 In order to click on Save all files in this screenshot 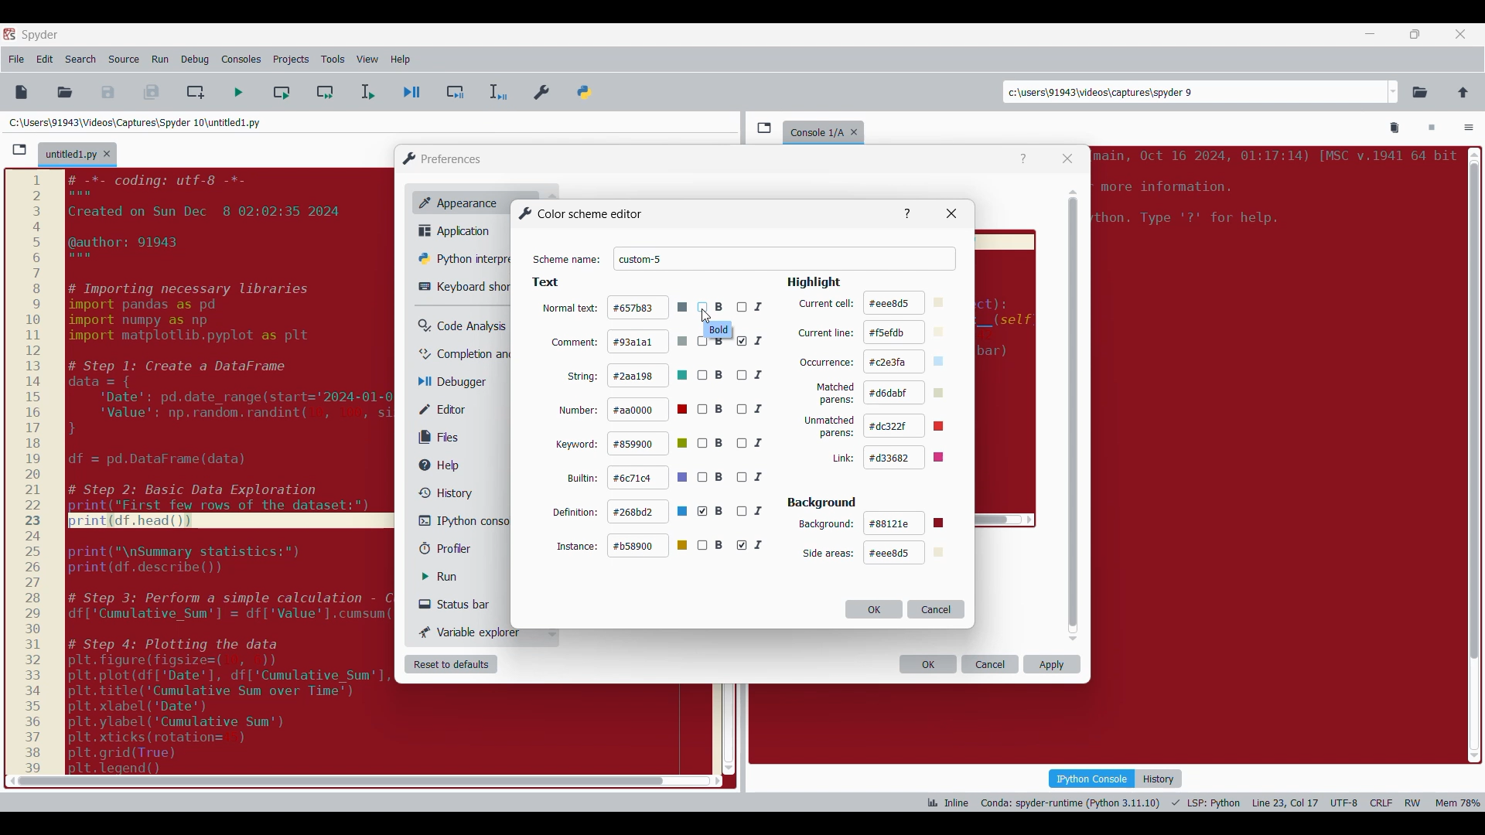, I will do `click(151, 92)`.